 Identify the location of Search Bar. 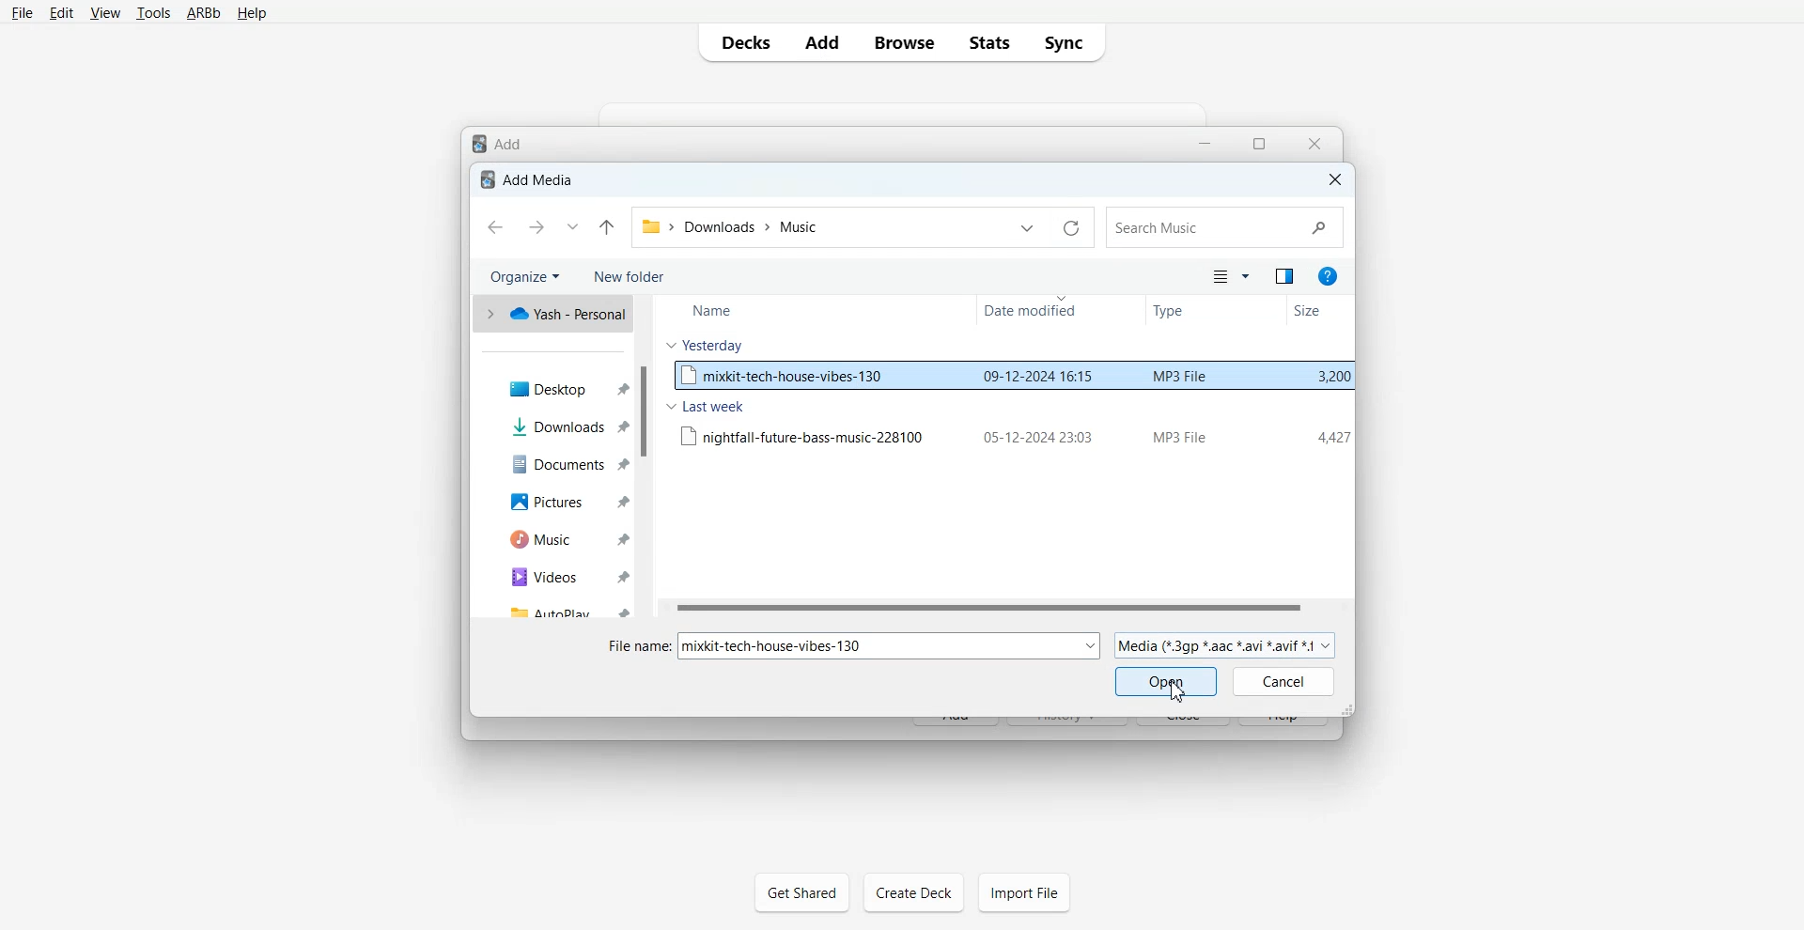
(1225, 227).